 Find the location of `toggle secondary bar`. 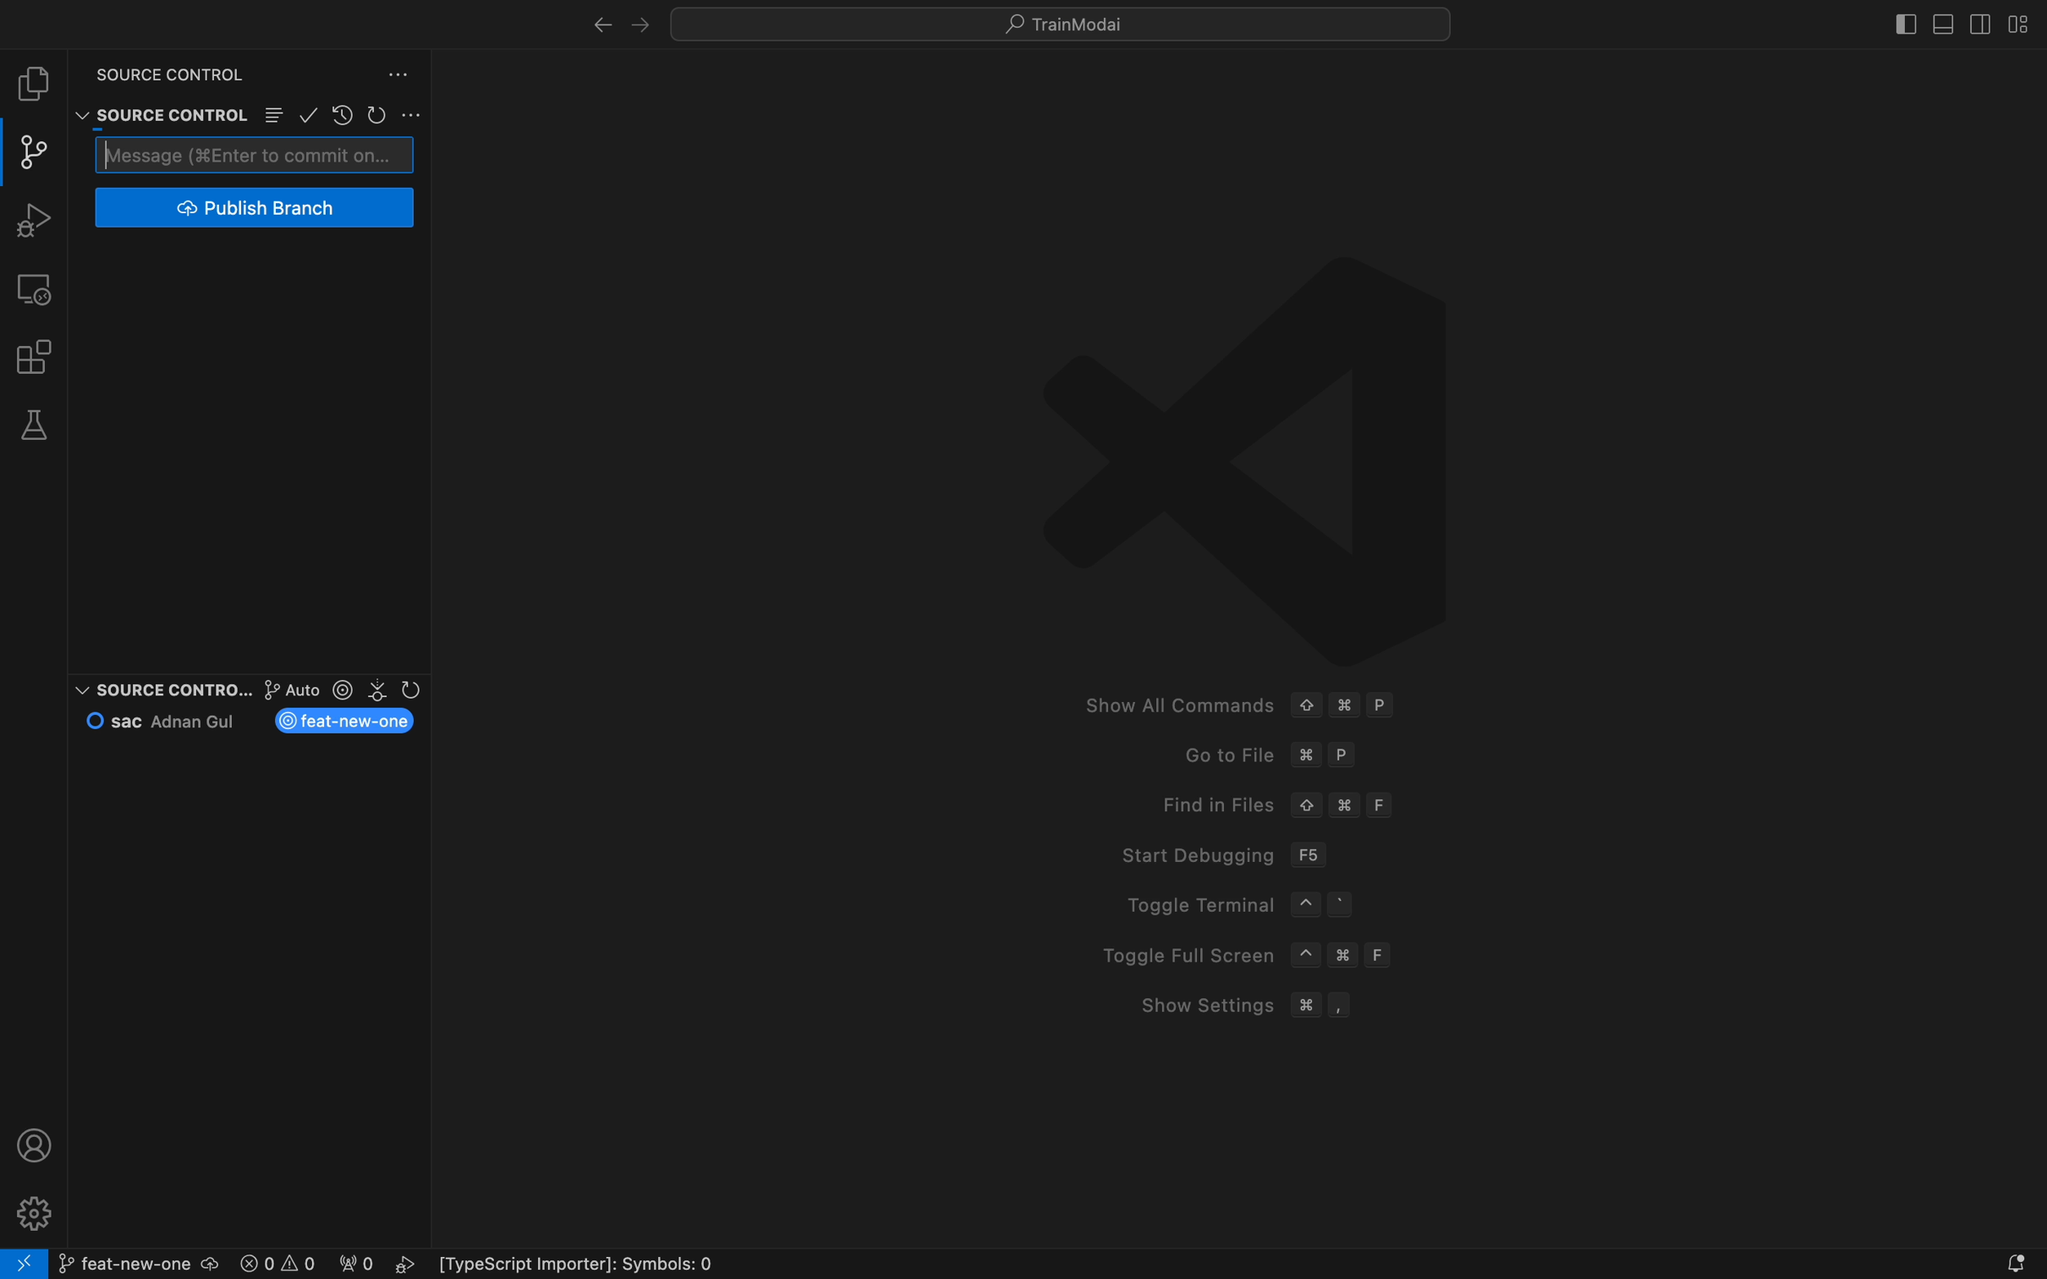

toggle secondary bar is located at coordinates (1978, 22).